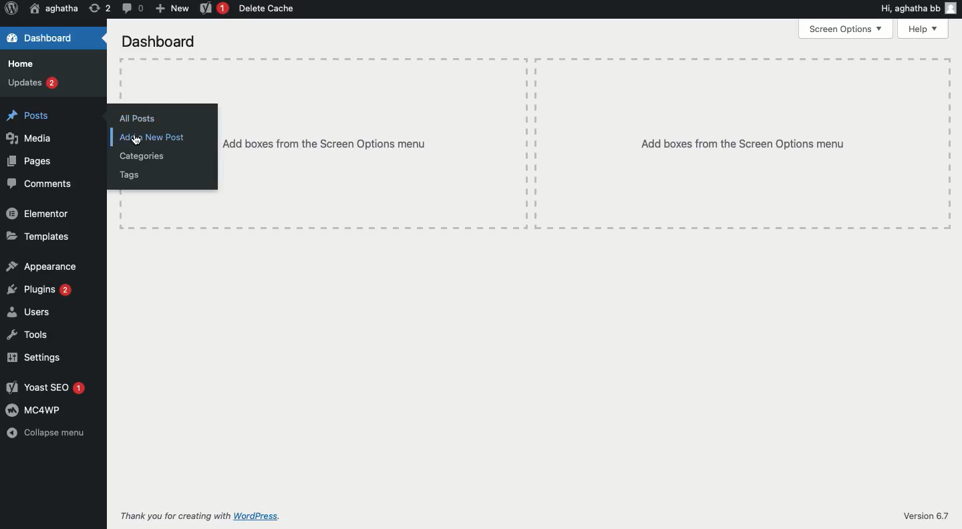 The height and width of the screenshot is (529, 962). What do you see at coordinates (34, 357) in the screenshot?
I see `Settings` at bounding box center [34, 357].